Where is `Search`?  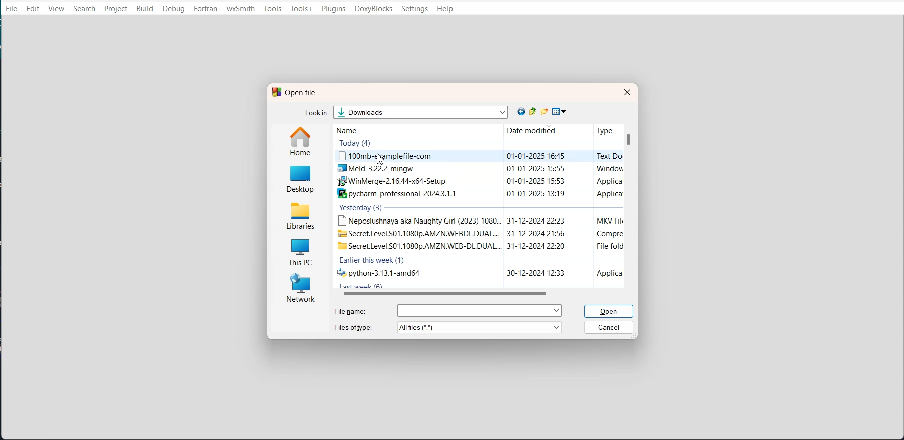 Search is located at coordinates (84, 8).